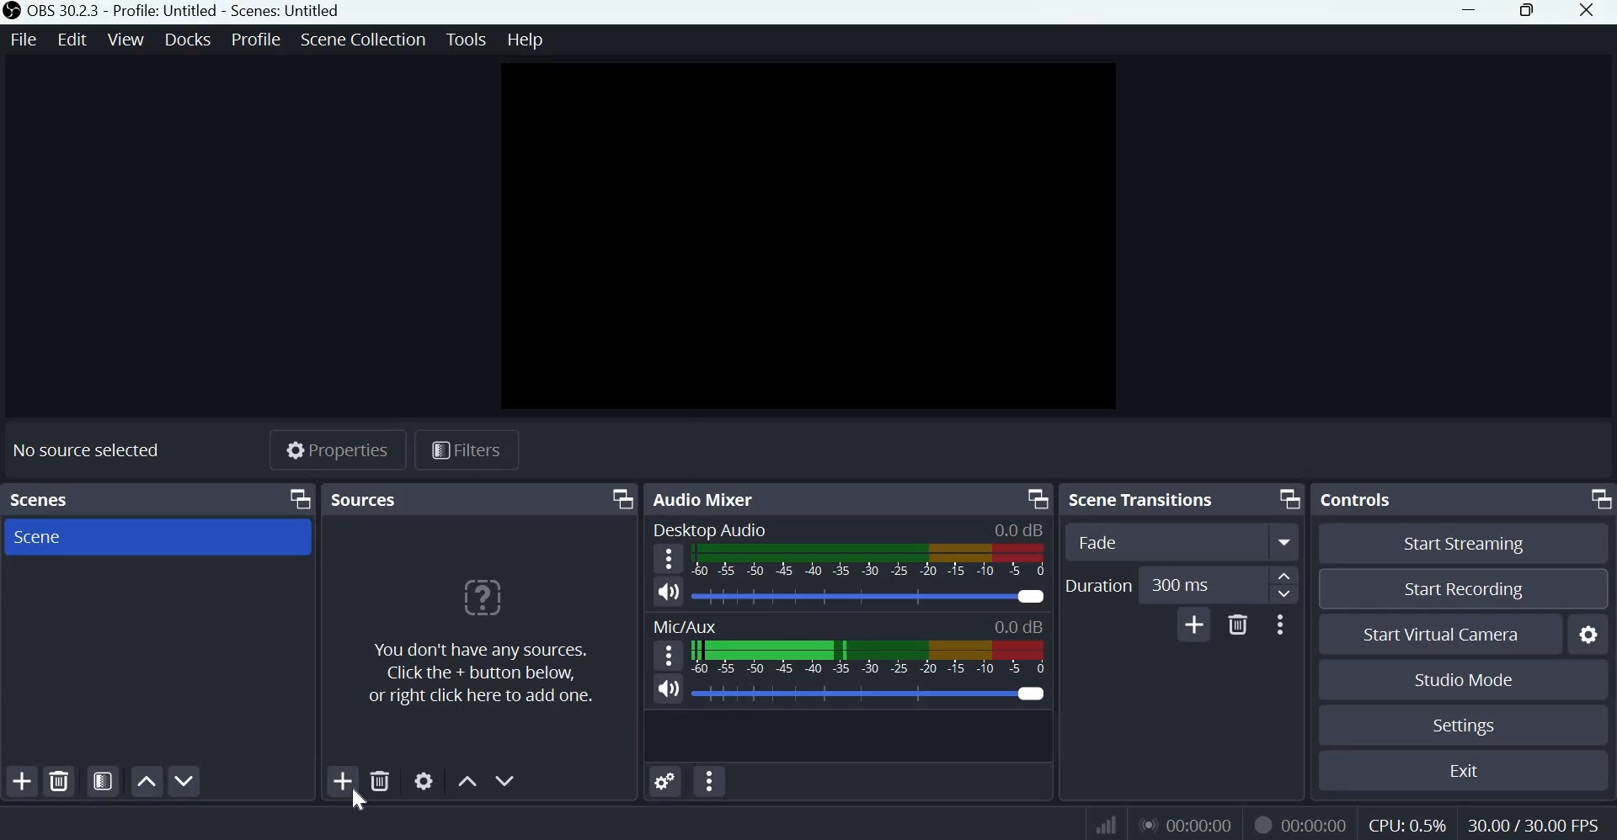  Describe the element at coordinates (364, 37) in the screenshot. I see `scene collection` at that location.